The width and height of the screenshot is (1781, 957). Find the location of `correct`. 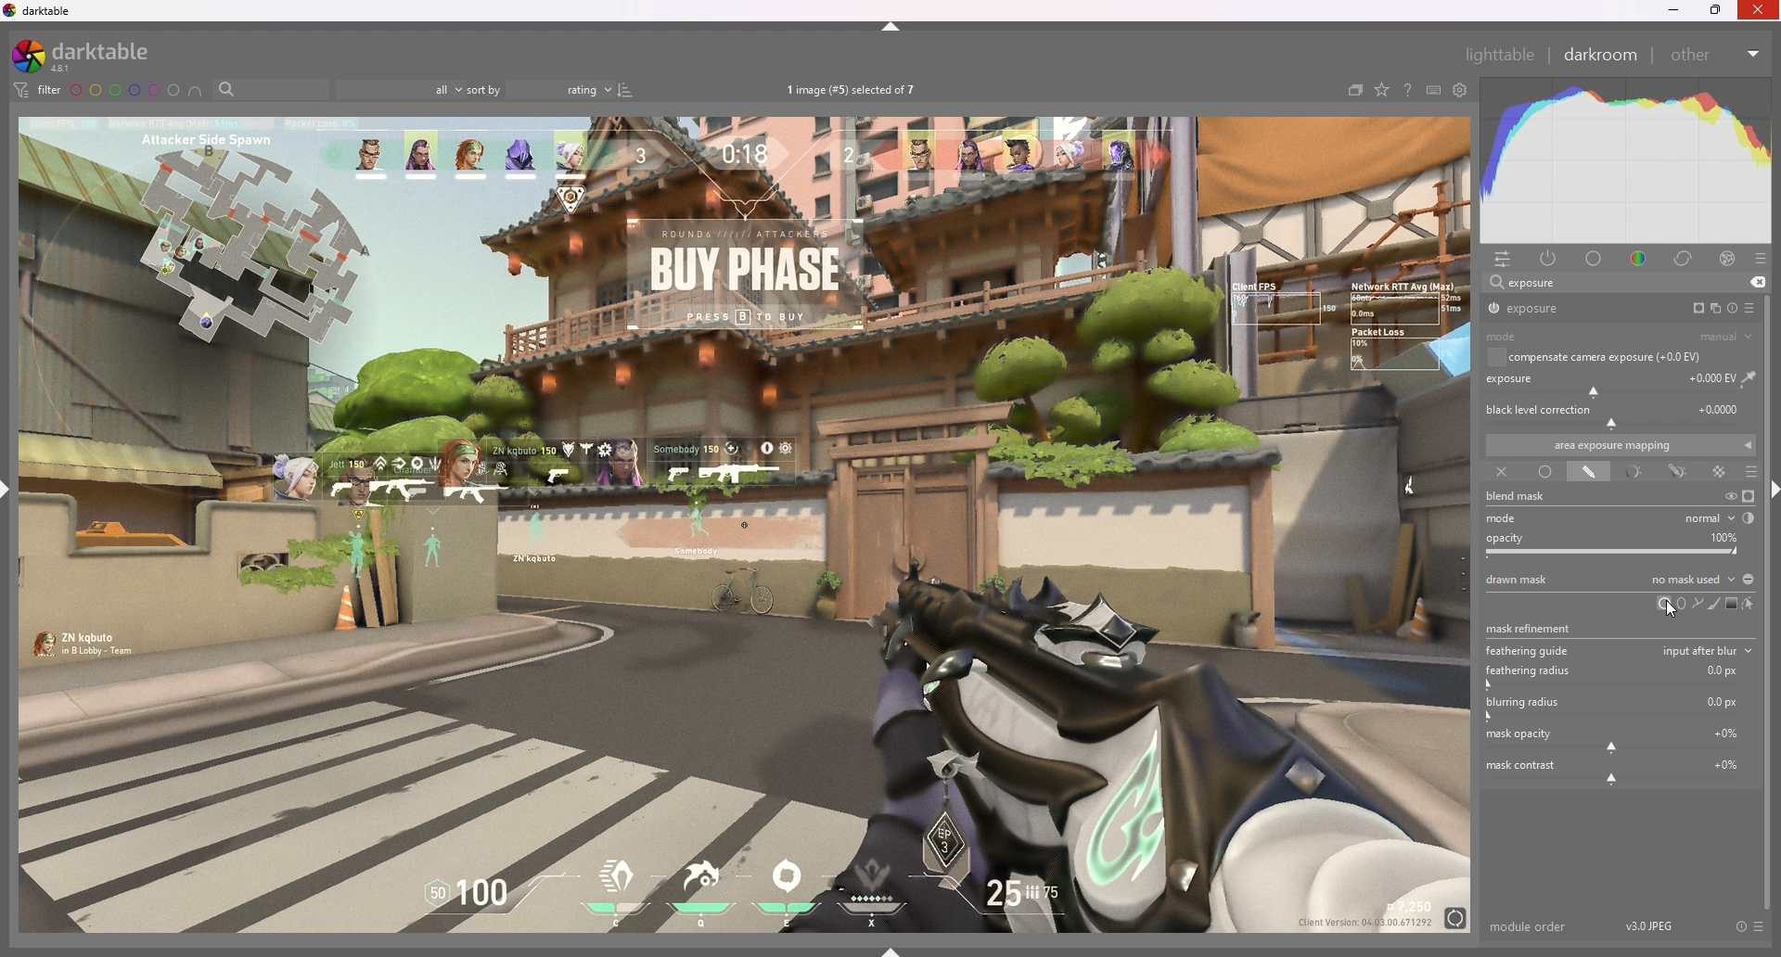

correct is located at coordinates (1685, 260).